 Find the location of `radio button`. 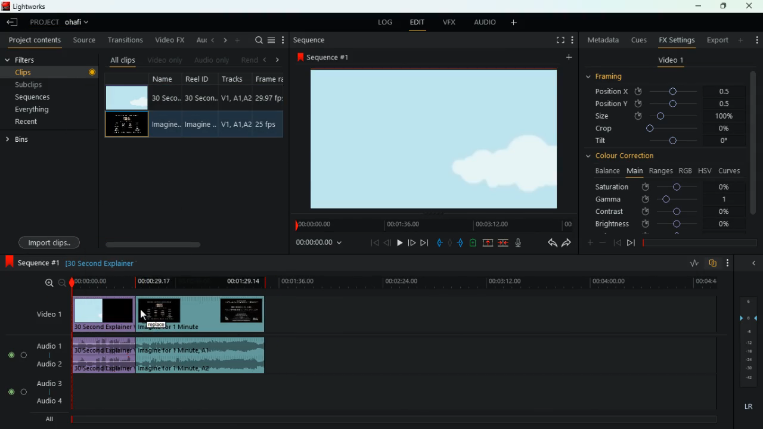

radio button is located at coordinates (15, 370).